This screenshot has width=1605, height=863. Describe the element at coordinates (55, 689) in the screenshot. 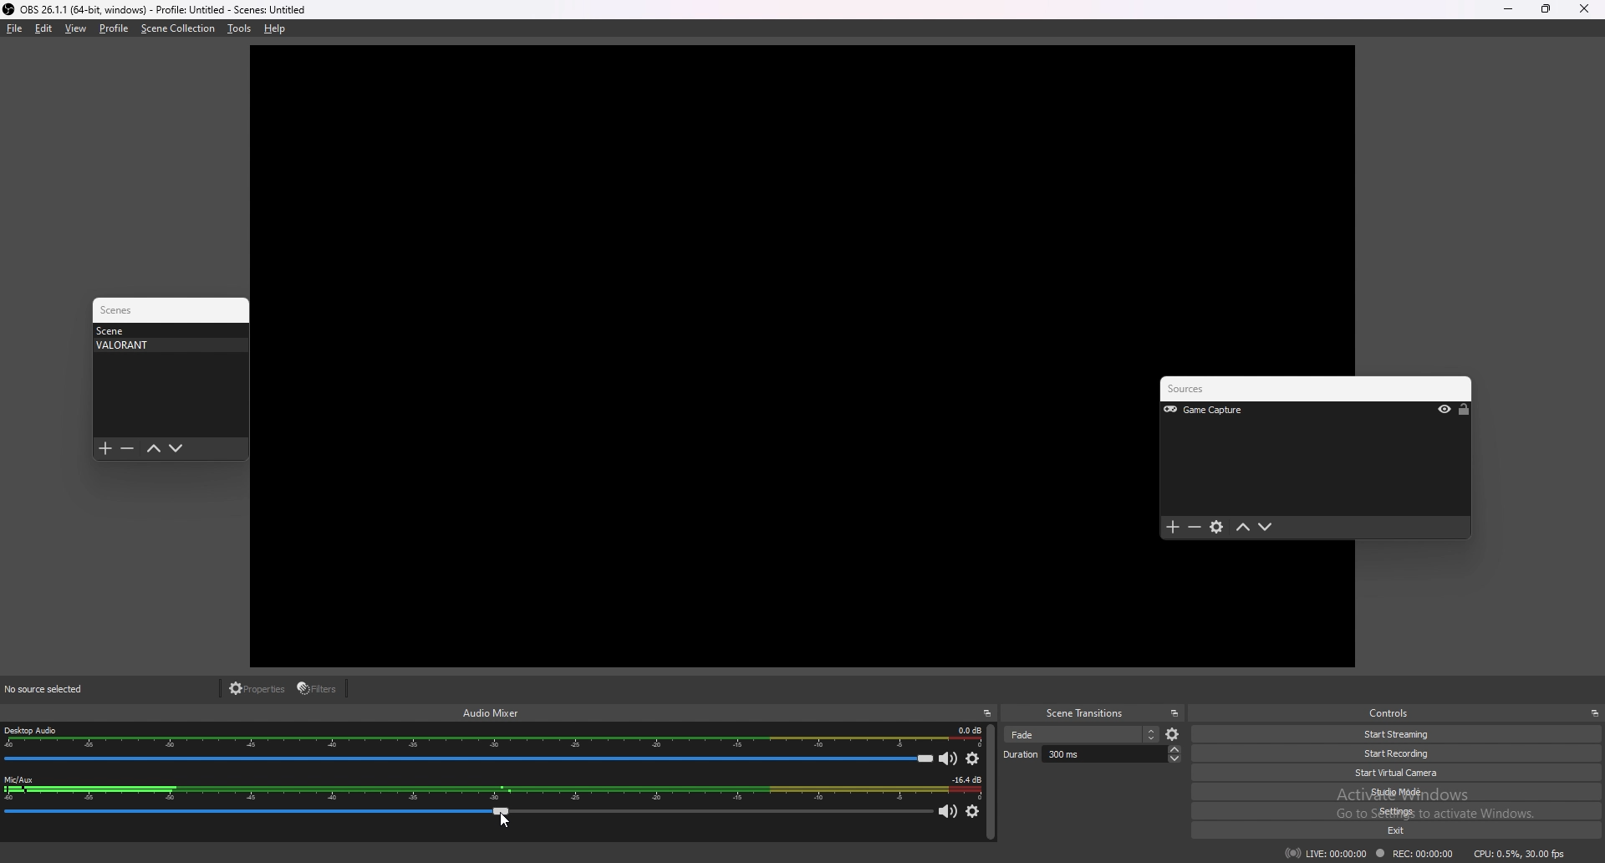

I see `source selected` at that location.